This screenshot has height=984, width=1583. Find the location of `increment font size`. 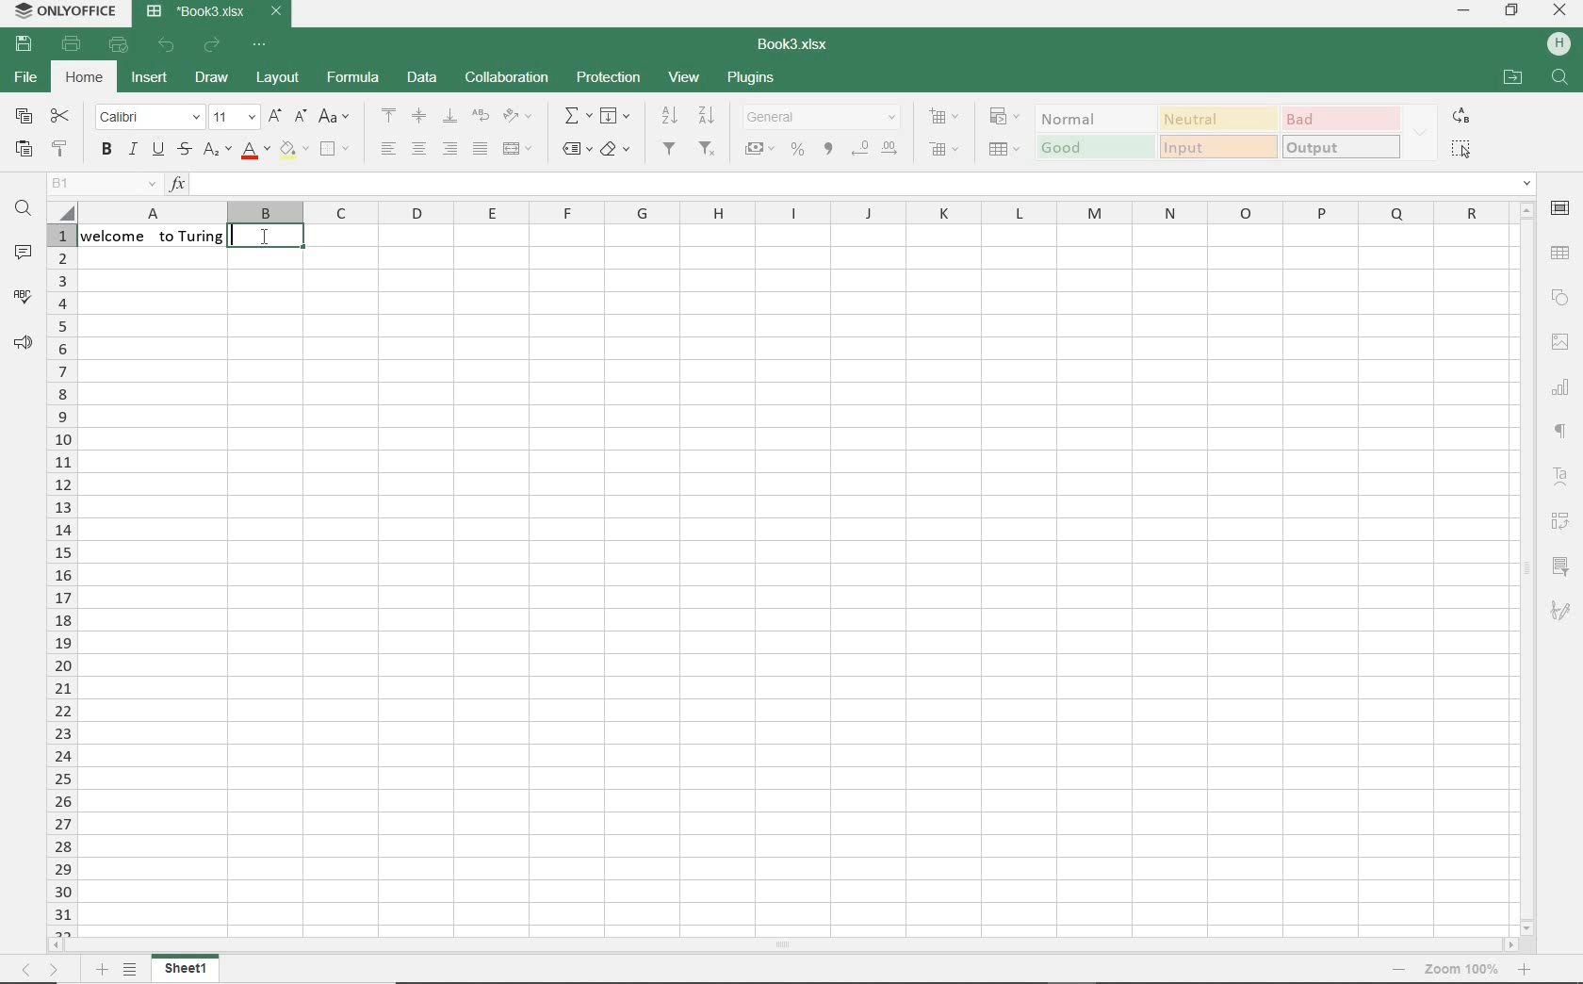

increment font size is located at coordinates (274, 118).